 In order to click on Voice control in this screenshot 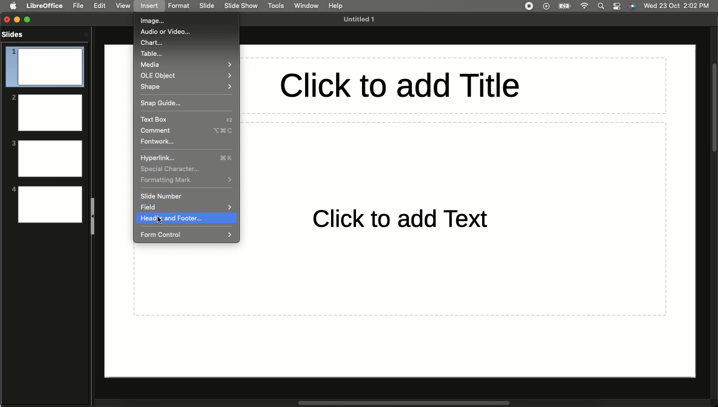, I will do `click(632, 6)`.